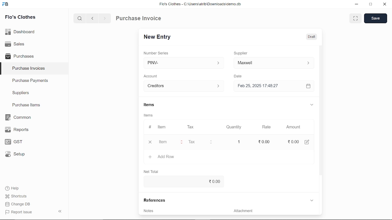 The height and width of the screenshot is (220, 392). Describe the element at coordinates (154, 105) in the screenshot. I see `Items` at that location.